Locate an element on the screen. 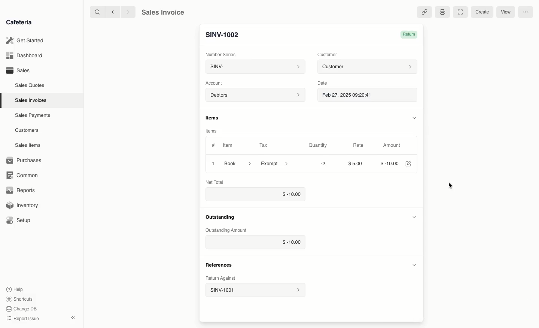  Items is located at coordinates (213, 118).